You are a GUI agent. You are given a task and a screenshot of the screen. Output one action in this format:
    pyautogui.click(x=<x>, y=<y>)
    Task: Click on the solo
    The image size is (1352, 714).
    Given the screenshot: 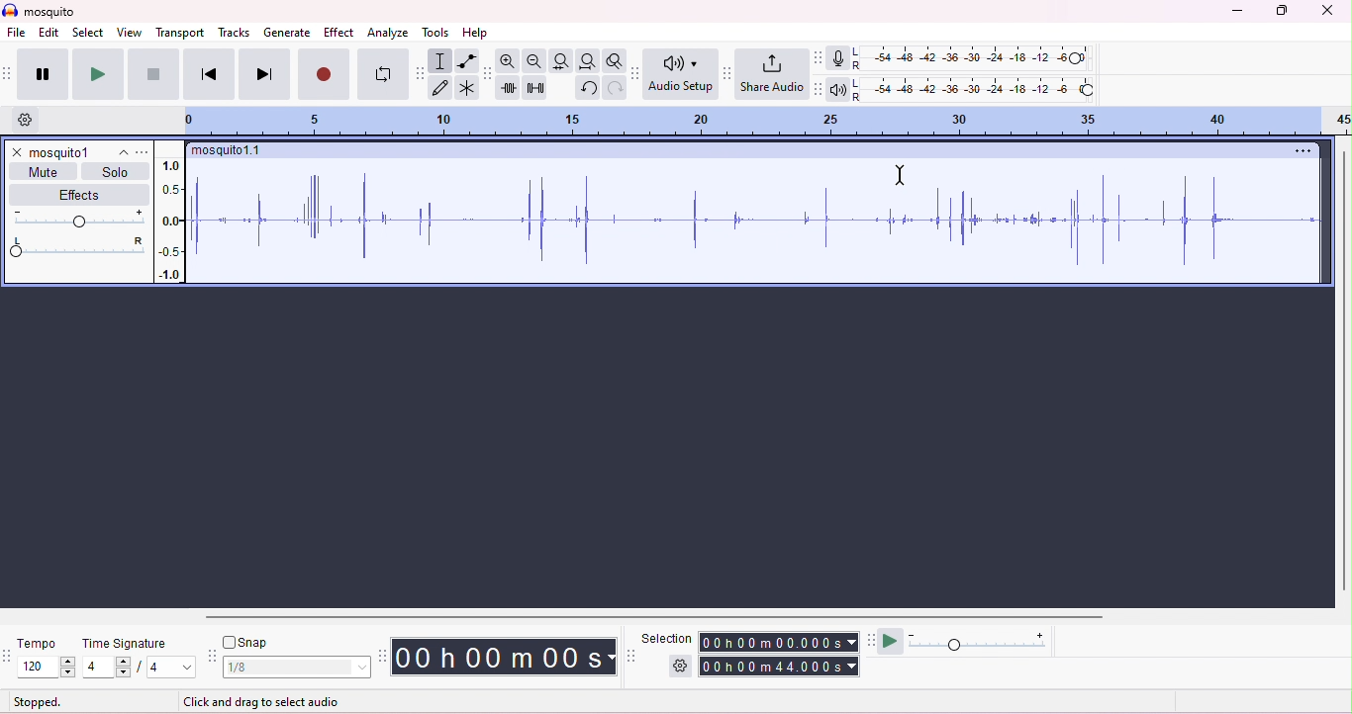 What is the action you would take?
    pyautogui.click(x=115, y=172)
    